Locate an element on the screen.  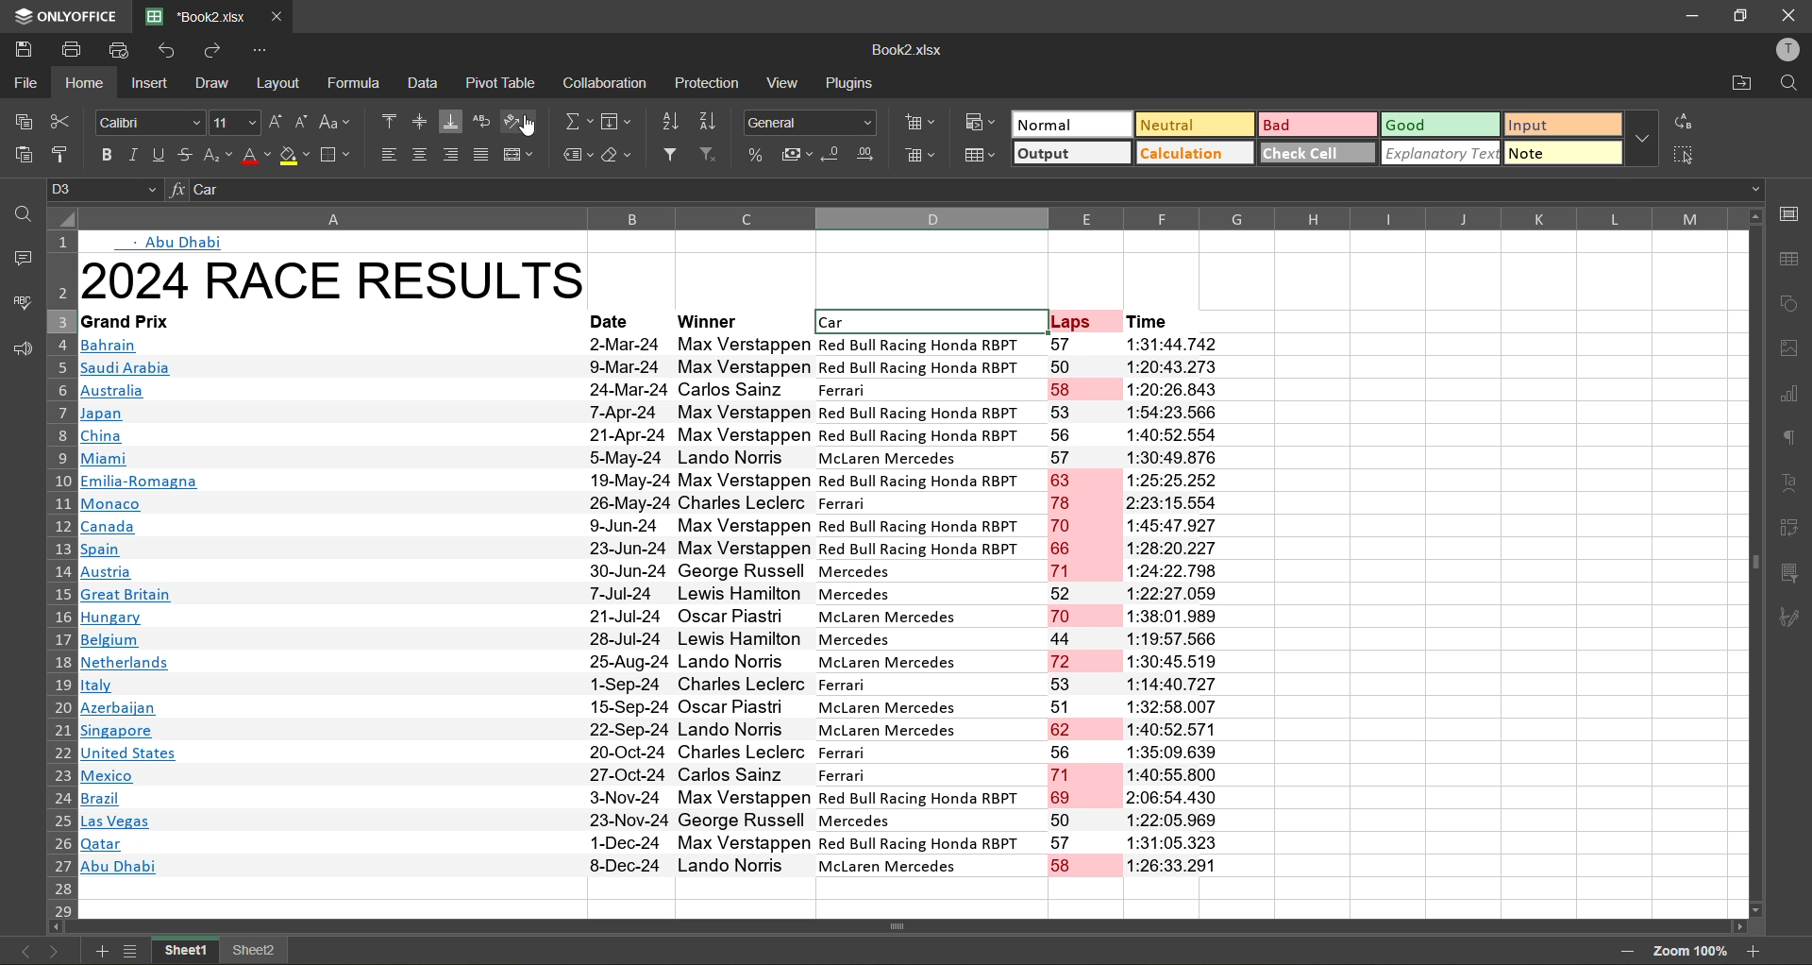
check cell is located at coordinates (1315, 155).